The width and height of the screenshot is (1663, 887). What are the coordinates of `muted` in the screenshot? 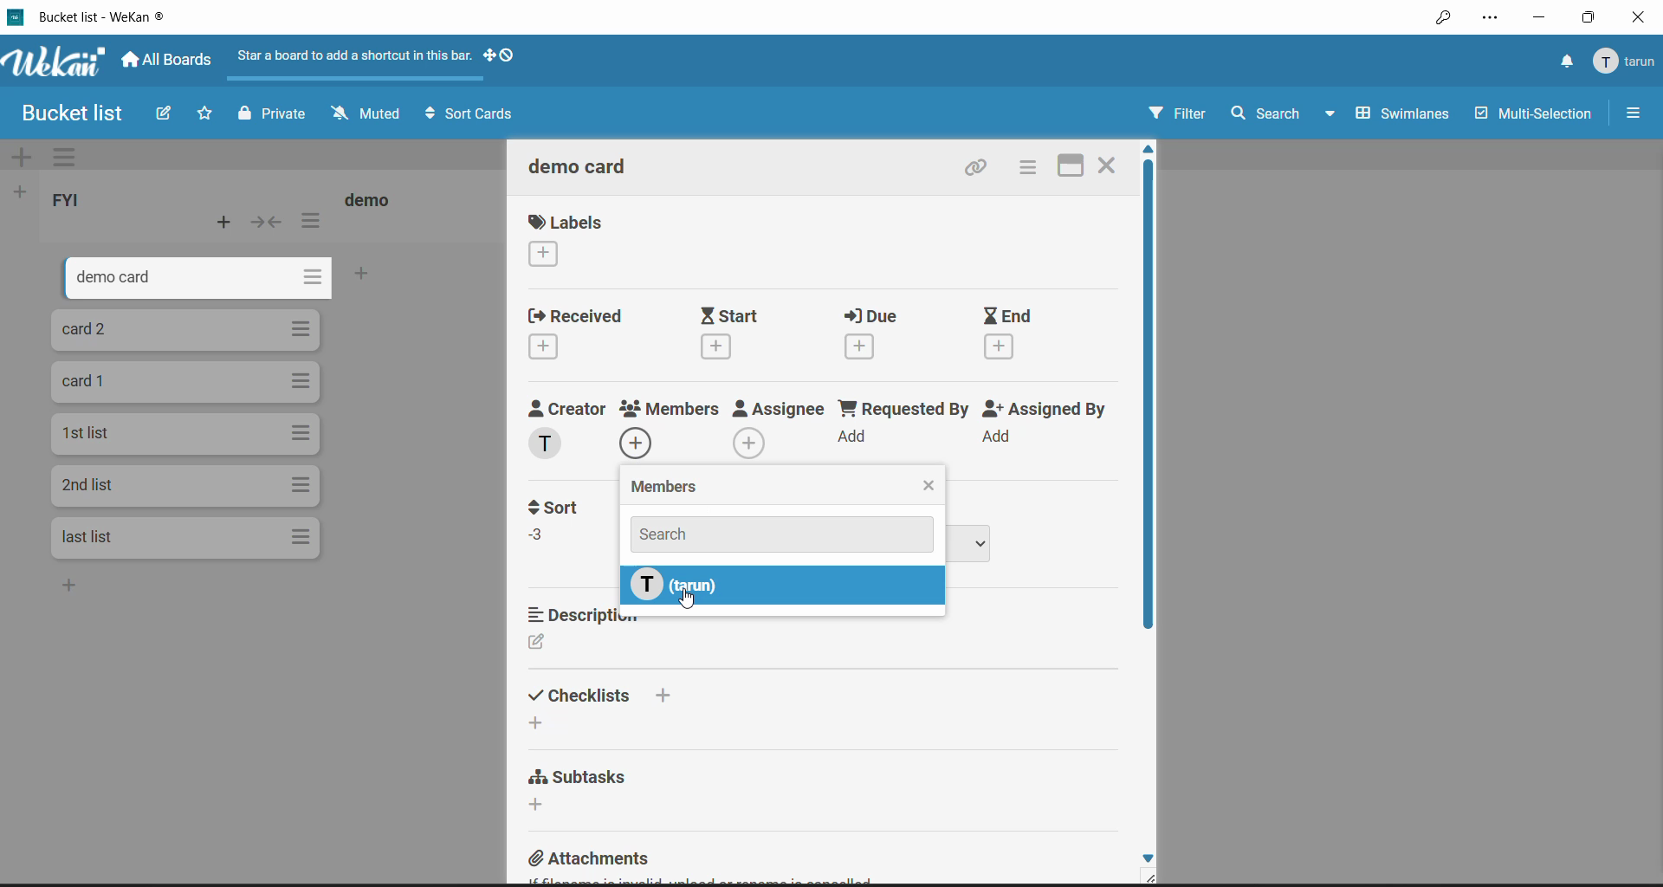 It's located at (368, 113).